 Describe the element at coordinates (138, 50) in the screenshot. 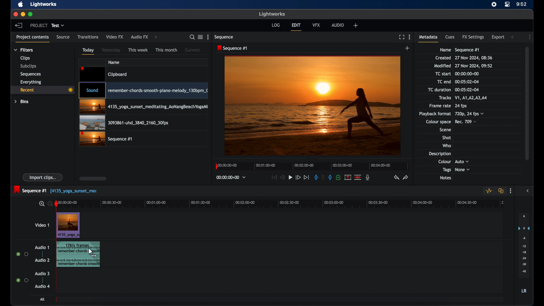

I see `this week` at that location.